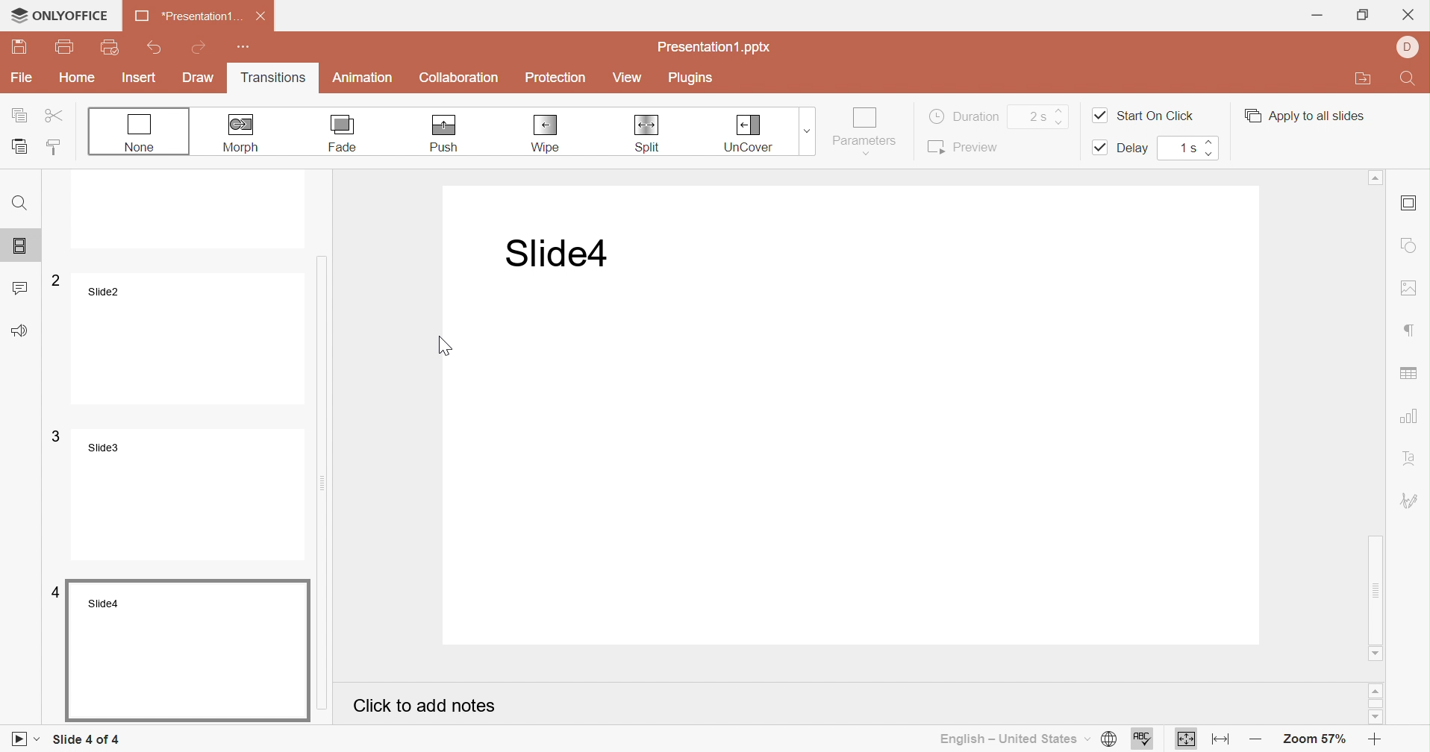 The width and height of the screenshot is (1430, 752). What do you see at coordinates (19, 287) in the screenshot?
I see `Comments` at bounding box center [19, 287].